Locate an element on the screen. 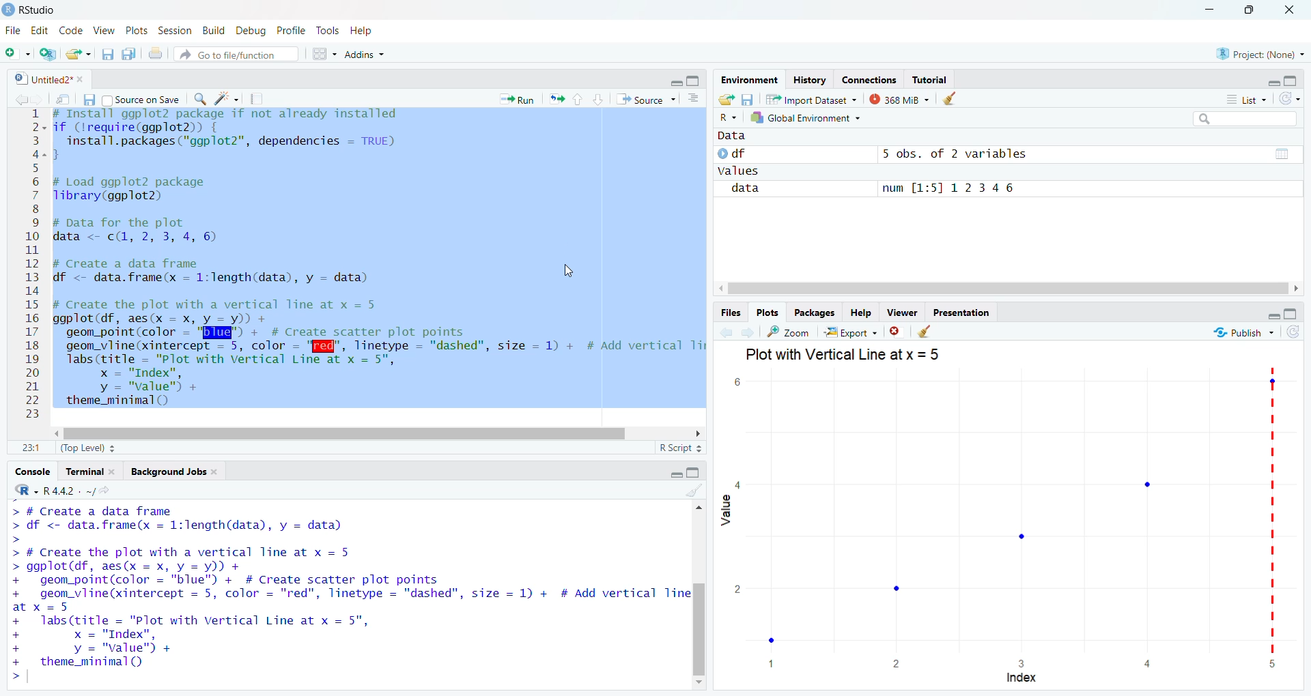 Image resolution: width=1311 pixels, height=696 pixels. Packages is located at coordinates (808, 311).